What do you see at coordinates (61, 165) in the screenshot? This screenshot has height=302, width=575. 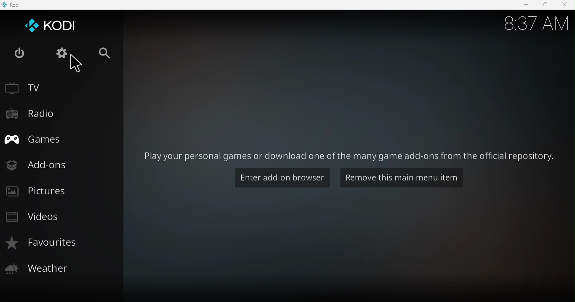 I see `Add-ons` at bounding box center [61, 165].